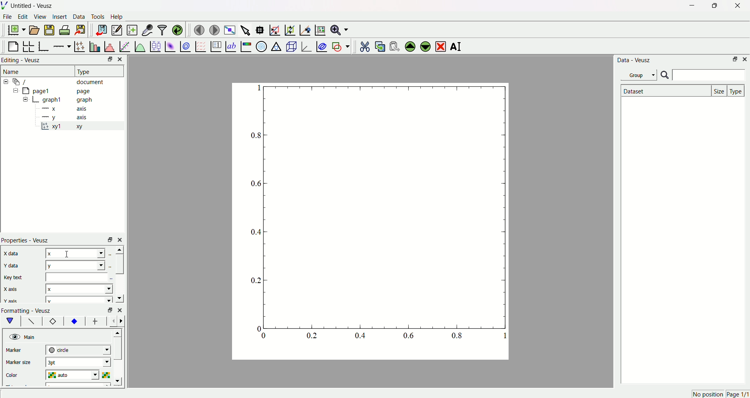  I want to click on background, so click(32, 322).